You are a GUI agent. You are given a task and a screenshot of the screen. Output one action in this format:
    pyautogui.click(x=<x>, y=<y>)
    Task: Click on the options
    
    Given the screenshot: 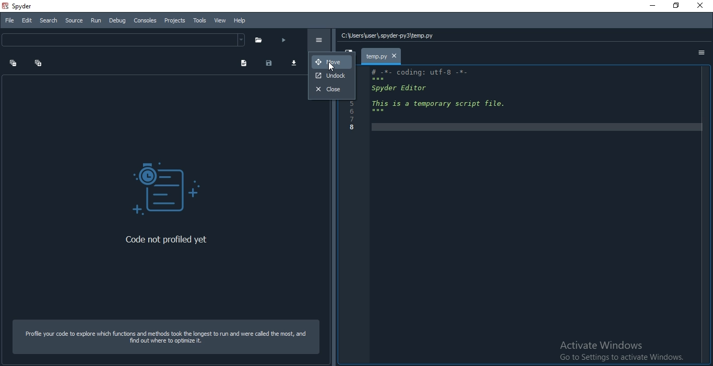 What is the action you would take?
    pyautogui.click(x=697, y=54)
    